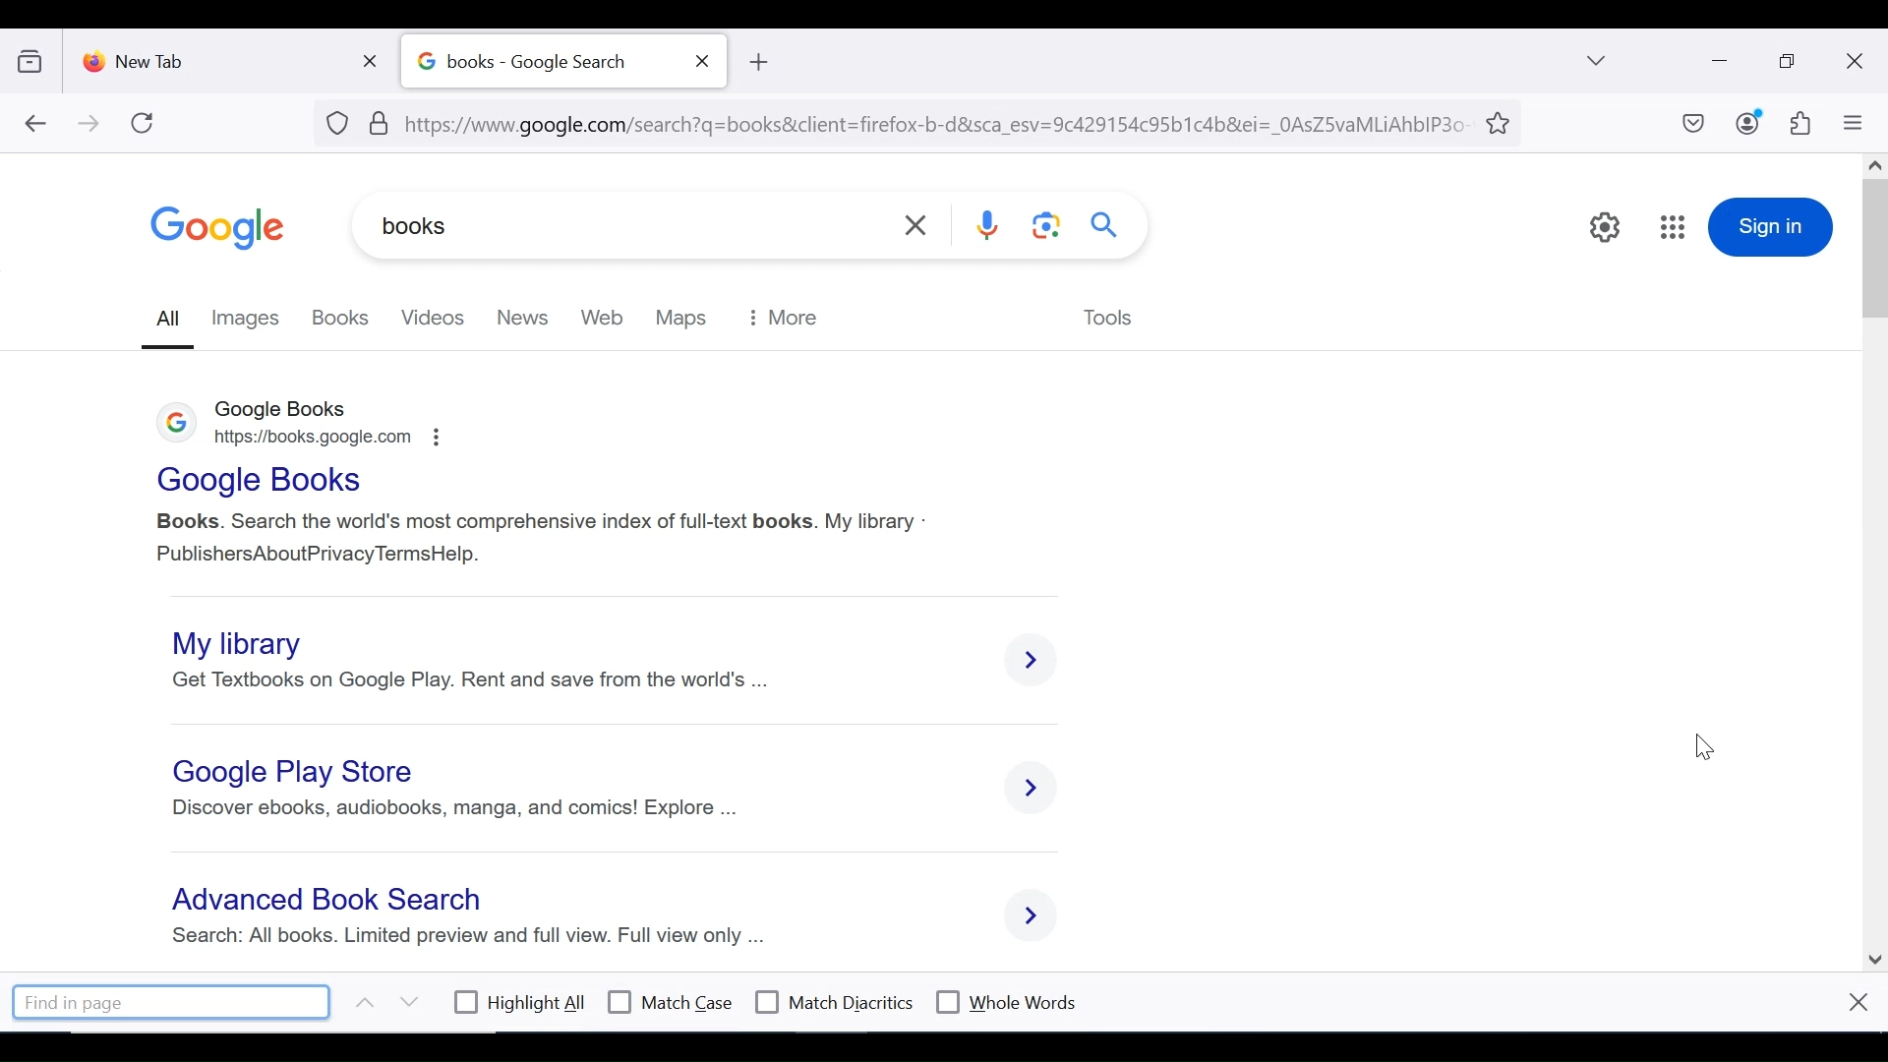  I want to click on close window, so click(1856, 62).